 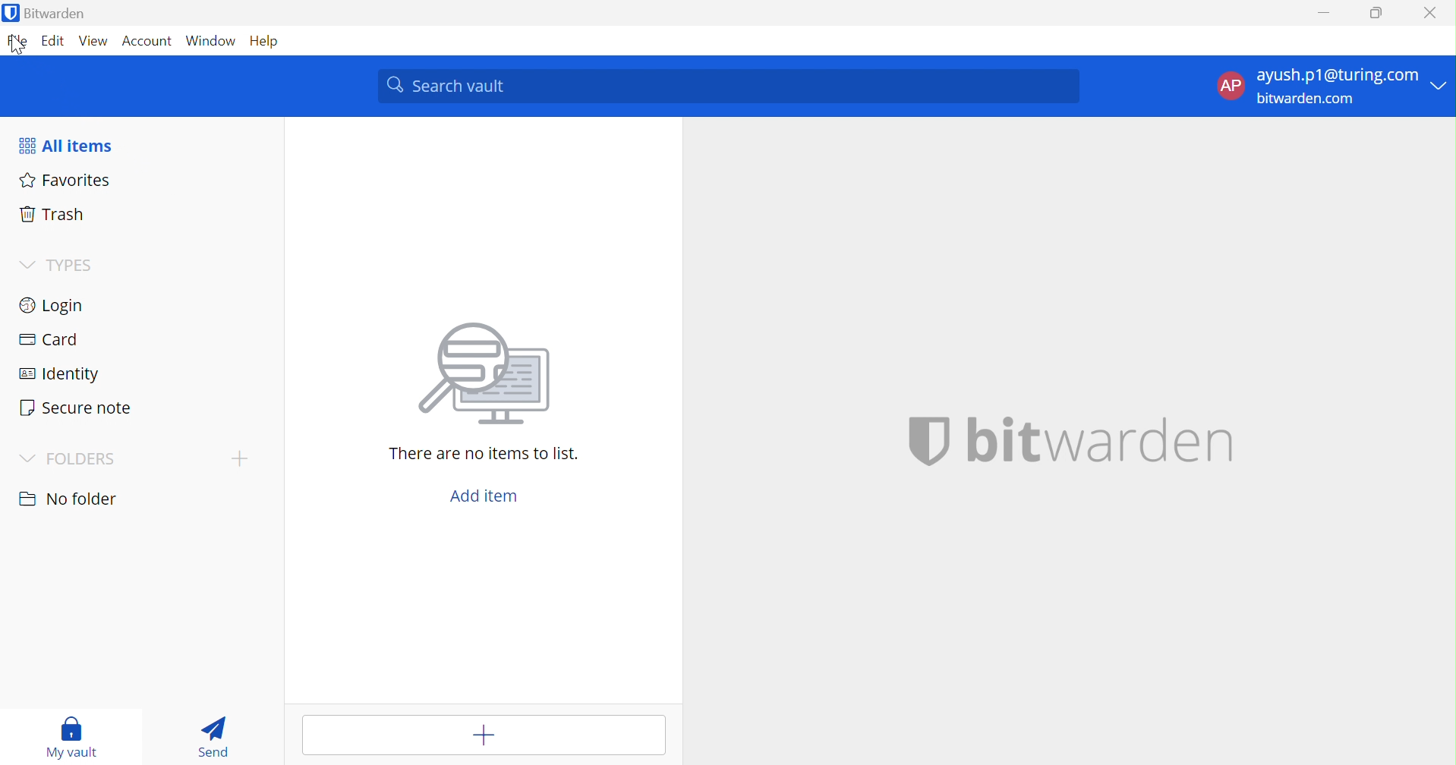 I want to click on Search vault, so click(x=729, y=87).